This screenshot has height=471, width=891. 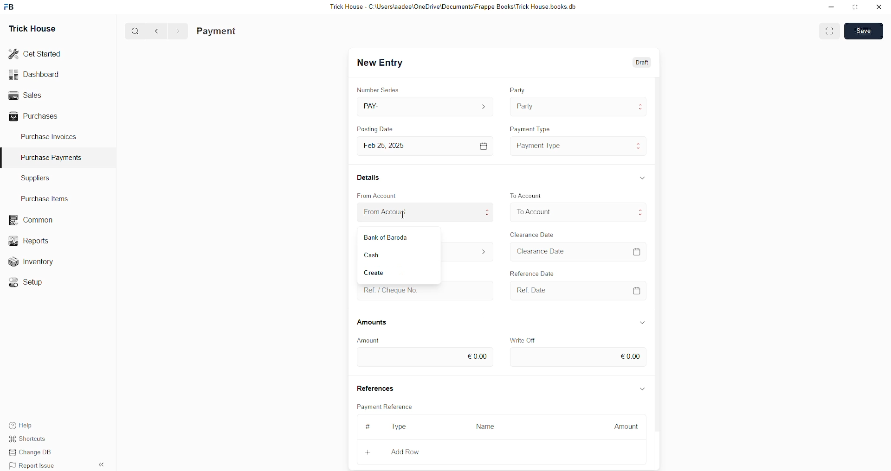 What do you see at coordinates (29, 28) in the screenshot?
I see `Trick House` at bounding box center [29, 28].